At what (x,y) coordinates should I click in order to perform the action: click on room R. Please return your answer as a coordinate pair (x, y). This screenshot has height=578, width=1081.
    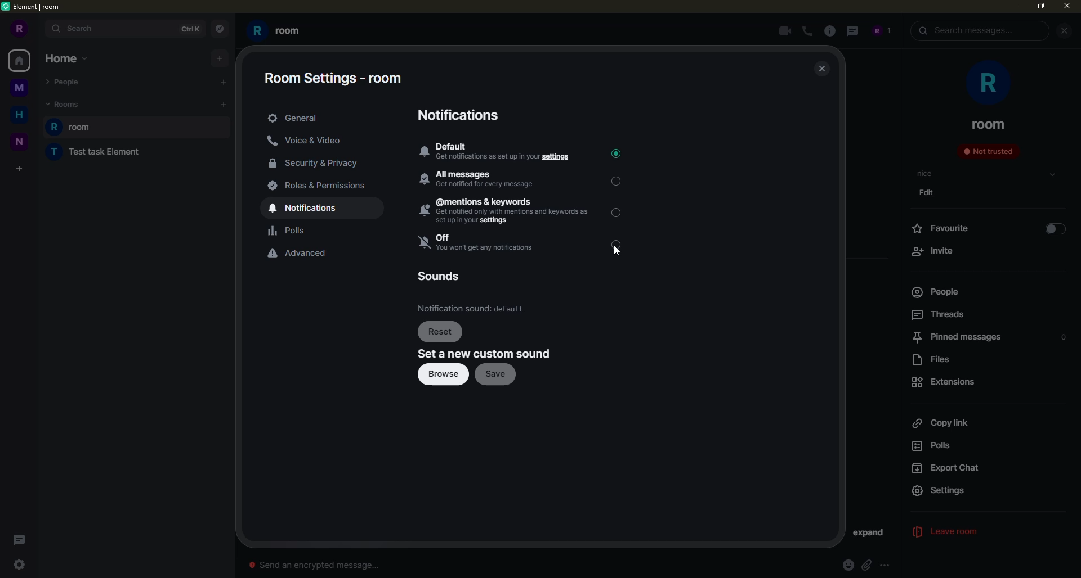
    Looking at the image, I should click on (279, 32).